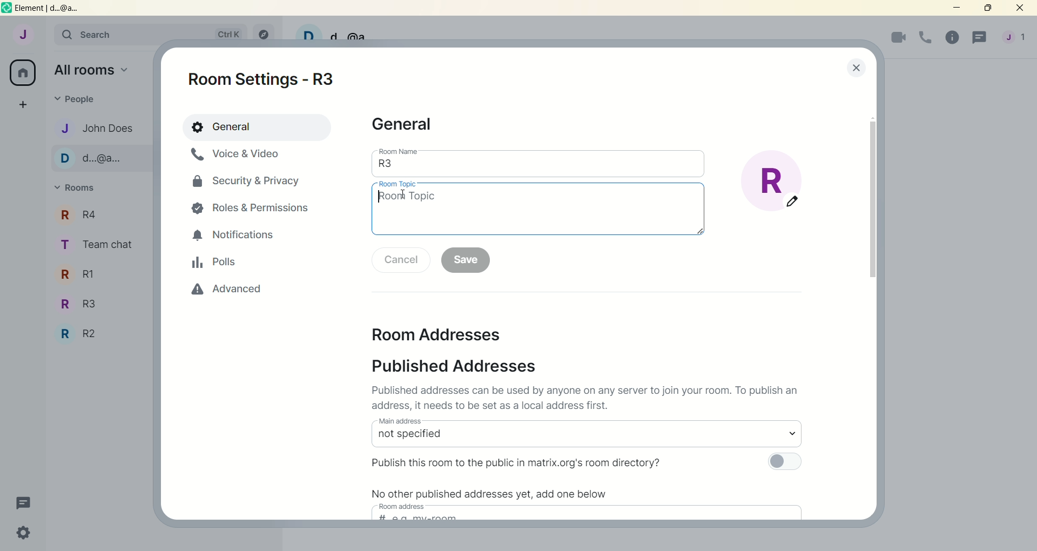 Image resolution: width=1037 pixels, height=551 pixels. What do you see at coordinates (537, 168) in the screenshot?
I see `room name` at bounding box center [537, 168].